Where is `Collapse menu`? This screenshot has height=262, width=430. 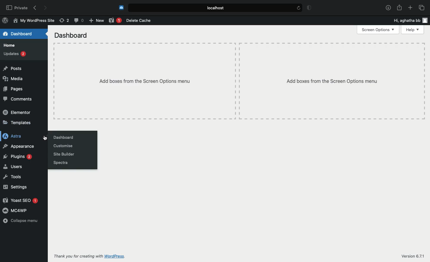 Collapse menu is located at coordinates (20, 220).